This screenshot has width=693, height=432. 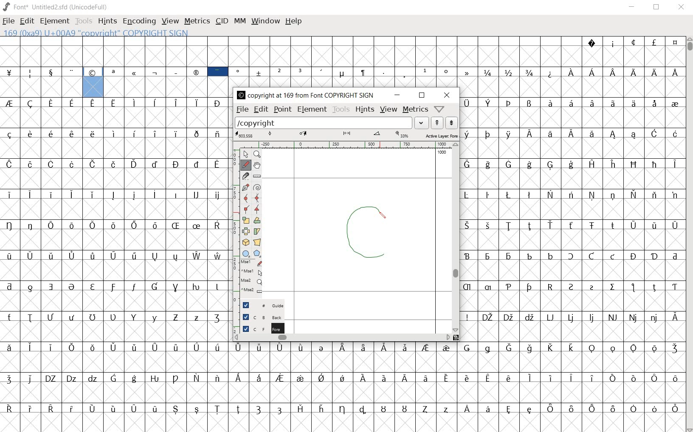 What do you see at coordinates (245, 242) in the screenshot?
I see `rotate the selection in 3D and project back to plane` at bounding box center [245, 242].